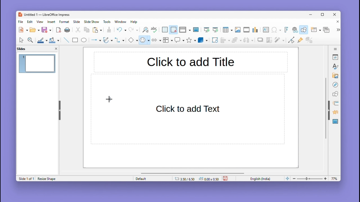 The height and width of the screenshot is (202, 360). I want to click on Slideshow, so click(92, 22).